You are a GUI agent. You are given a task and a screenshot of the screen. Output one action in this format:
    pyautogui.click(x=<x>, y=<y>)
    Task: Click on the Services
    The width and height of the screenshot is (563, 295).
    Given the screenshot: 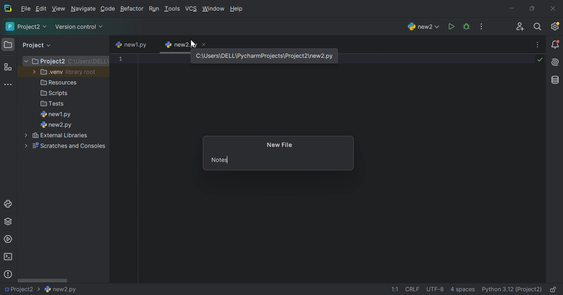 What is the action you would take?
    pyautogui.click(x=9, y=239)
    